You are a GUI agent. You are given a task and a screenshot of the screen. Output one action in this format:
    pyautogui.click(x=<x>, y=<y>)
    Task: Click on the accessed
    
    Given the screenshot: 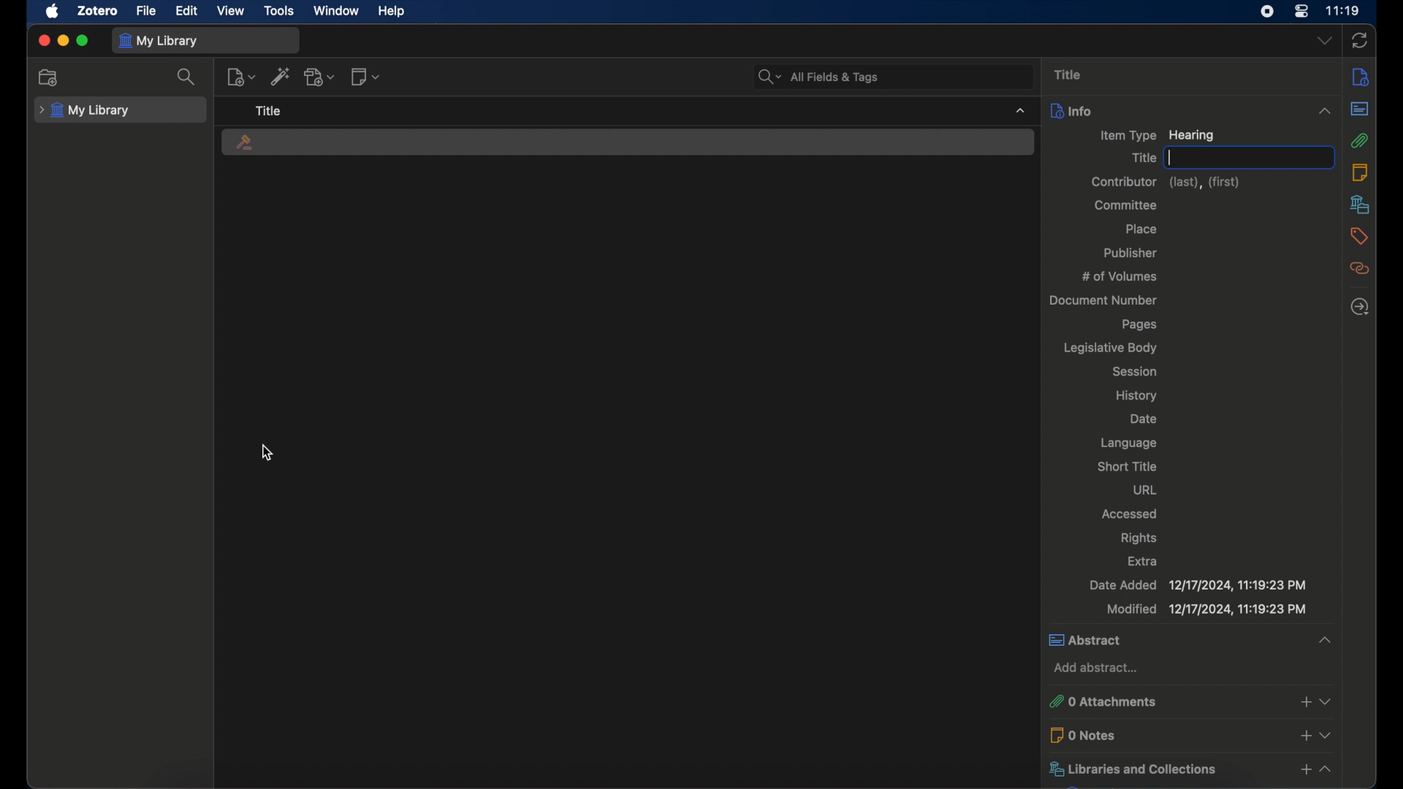 What is the action you would take?
    pyautogui.click(x=1131, y=513)
    